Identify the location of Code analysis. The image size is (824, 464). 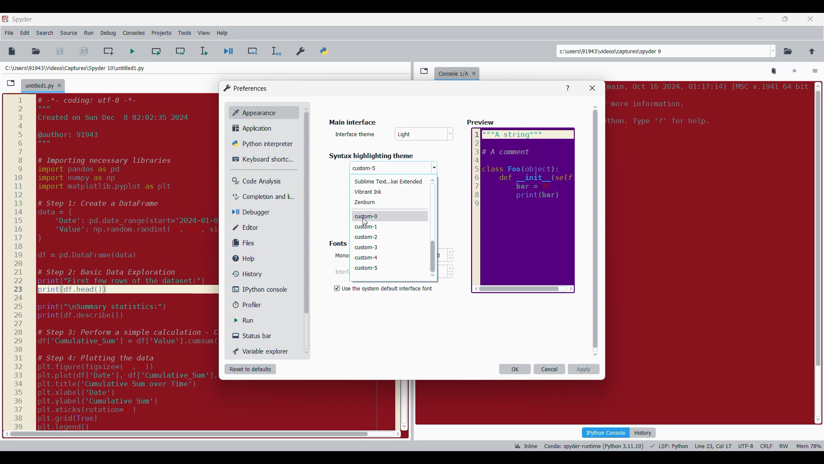
(256, 181).